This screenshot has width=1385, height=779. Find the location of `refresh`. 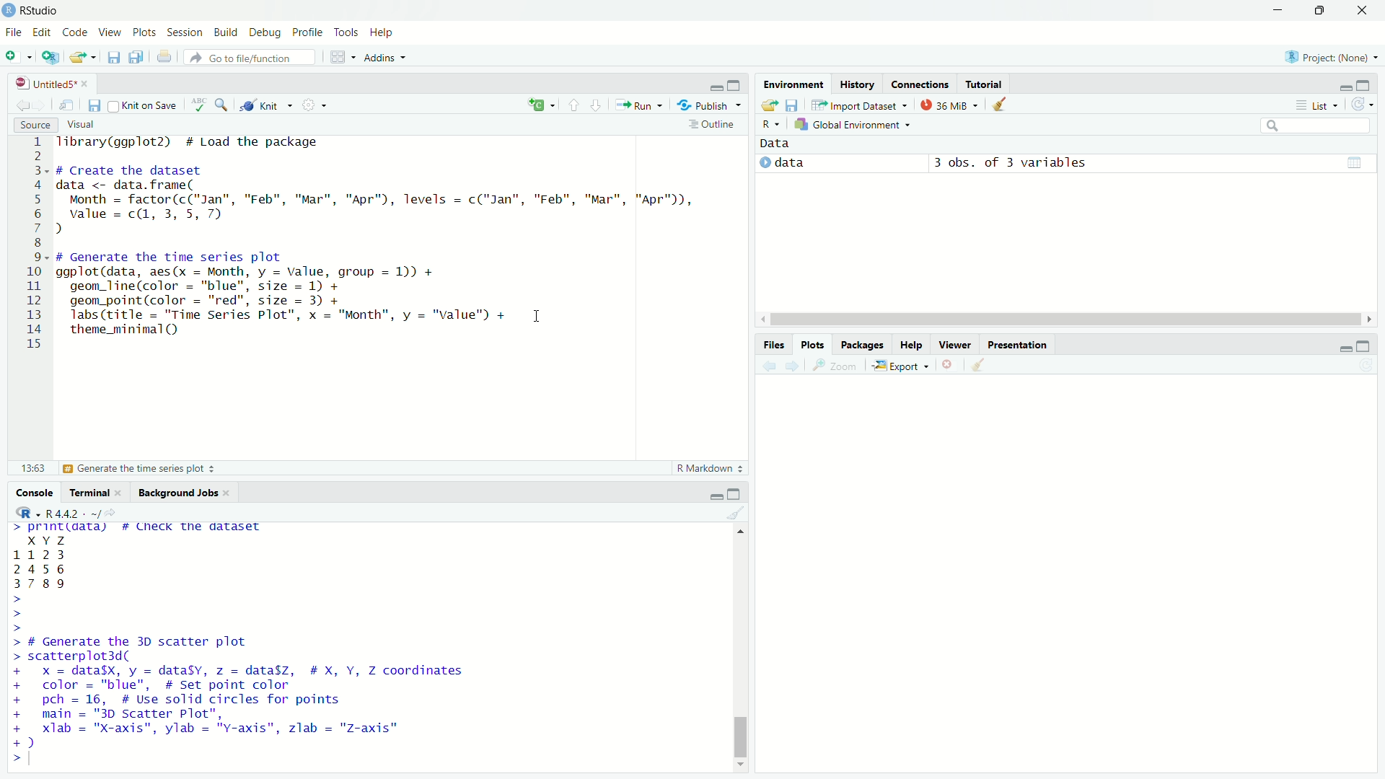

refresh is located at coordinates (1362, 104).